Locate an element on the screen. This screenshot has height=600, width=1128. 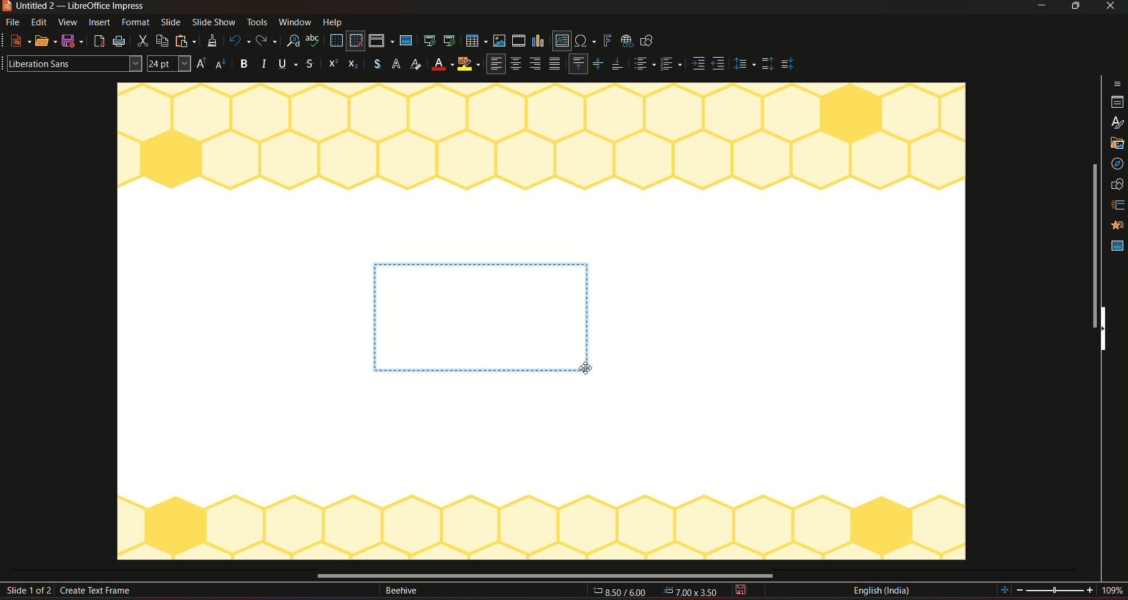
display grid is located at coordinates (336, 41).